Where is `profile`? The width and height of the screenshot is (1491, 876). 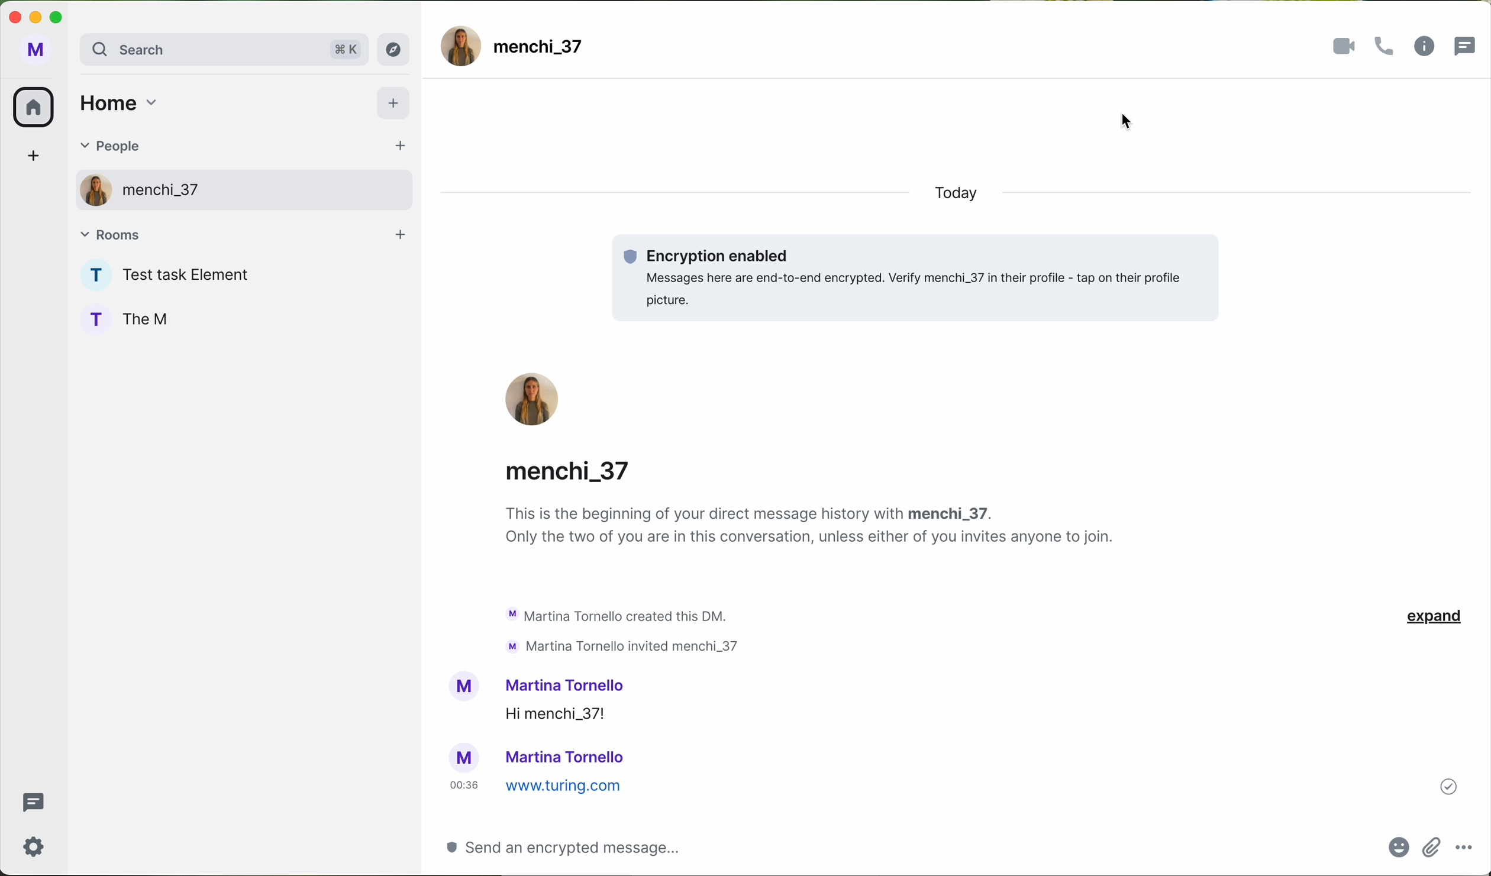
profile is located at coordinates (93, 317).